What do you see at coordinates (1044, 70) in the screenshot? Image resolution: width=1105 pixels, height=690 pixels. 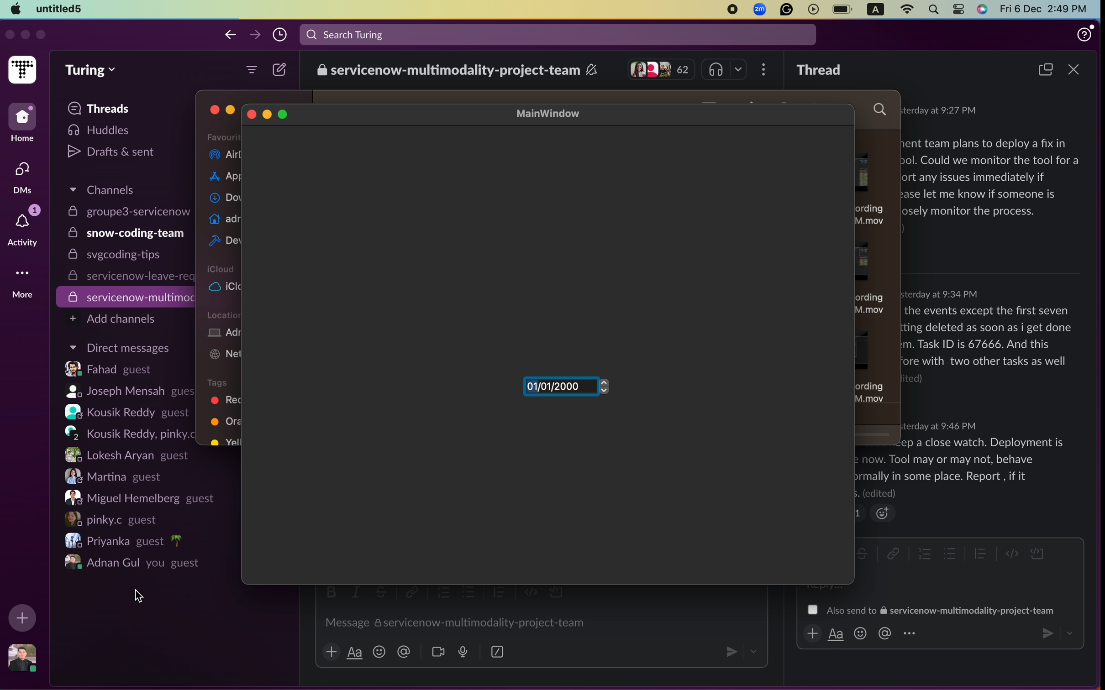 I see `copy` at bounding box center [1044, 70].